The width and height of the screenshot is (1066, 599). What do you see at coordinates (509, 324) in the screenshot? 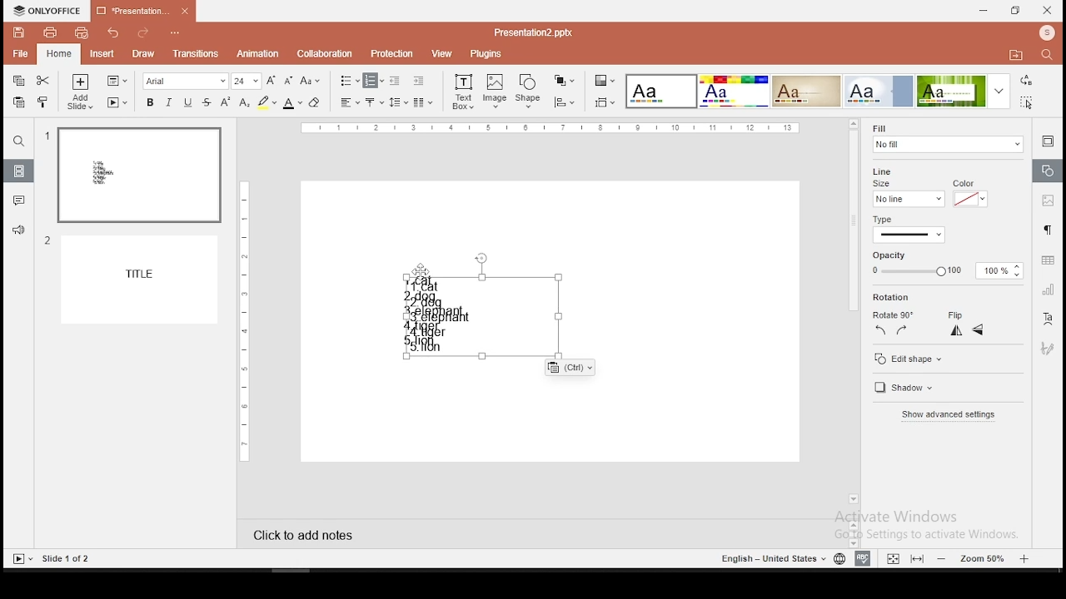
I see `text box` at bounding box center [509, 324].